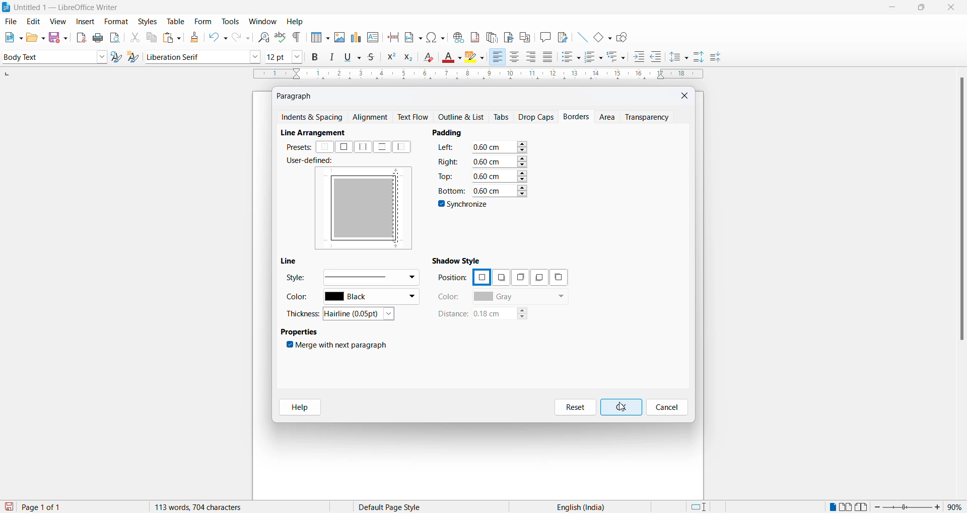 The height and width of the screenshot is (513, 967). Describe the element at coordinates (477, 75) in the screenshot. I see `scaling` at that location.